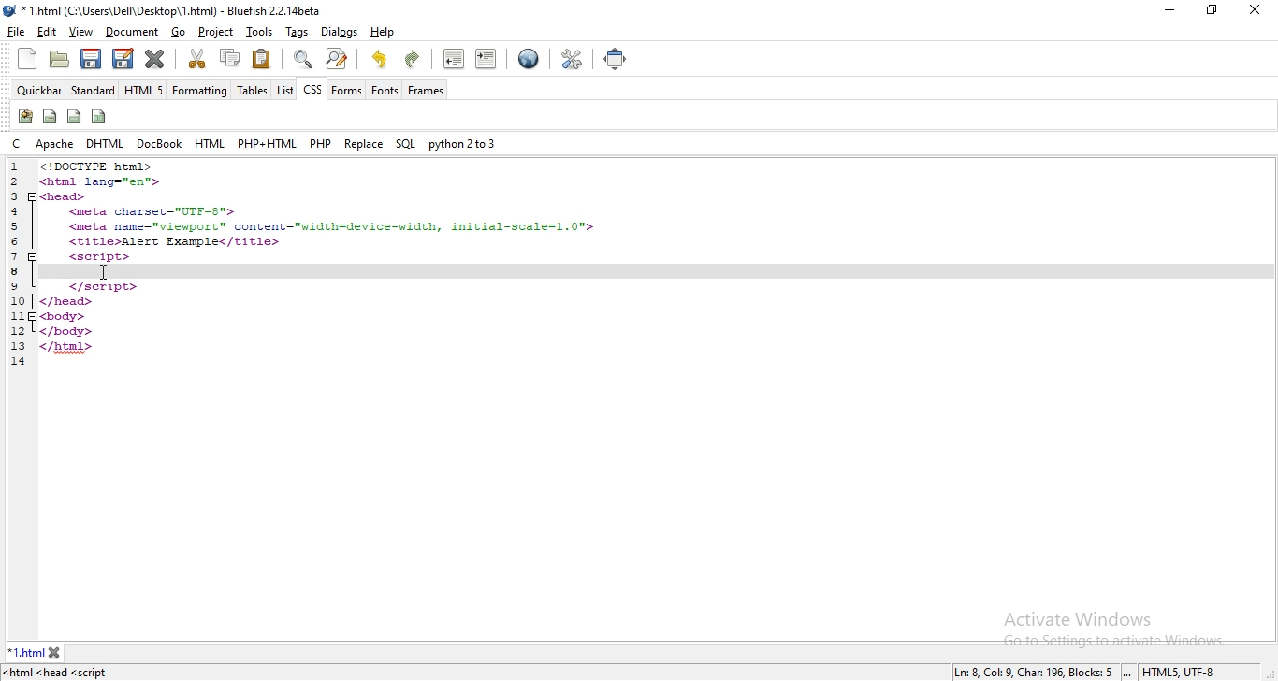 This screenshot has height=681, width=1278. I want to click on dhtml, so click(107, 141).